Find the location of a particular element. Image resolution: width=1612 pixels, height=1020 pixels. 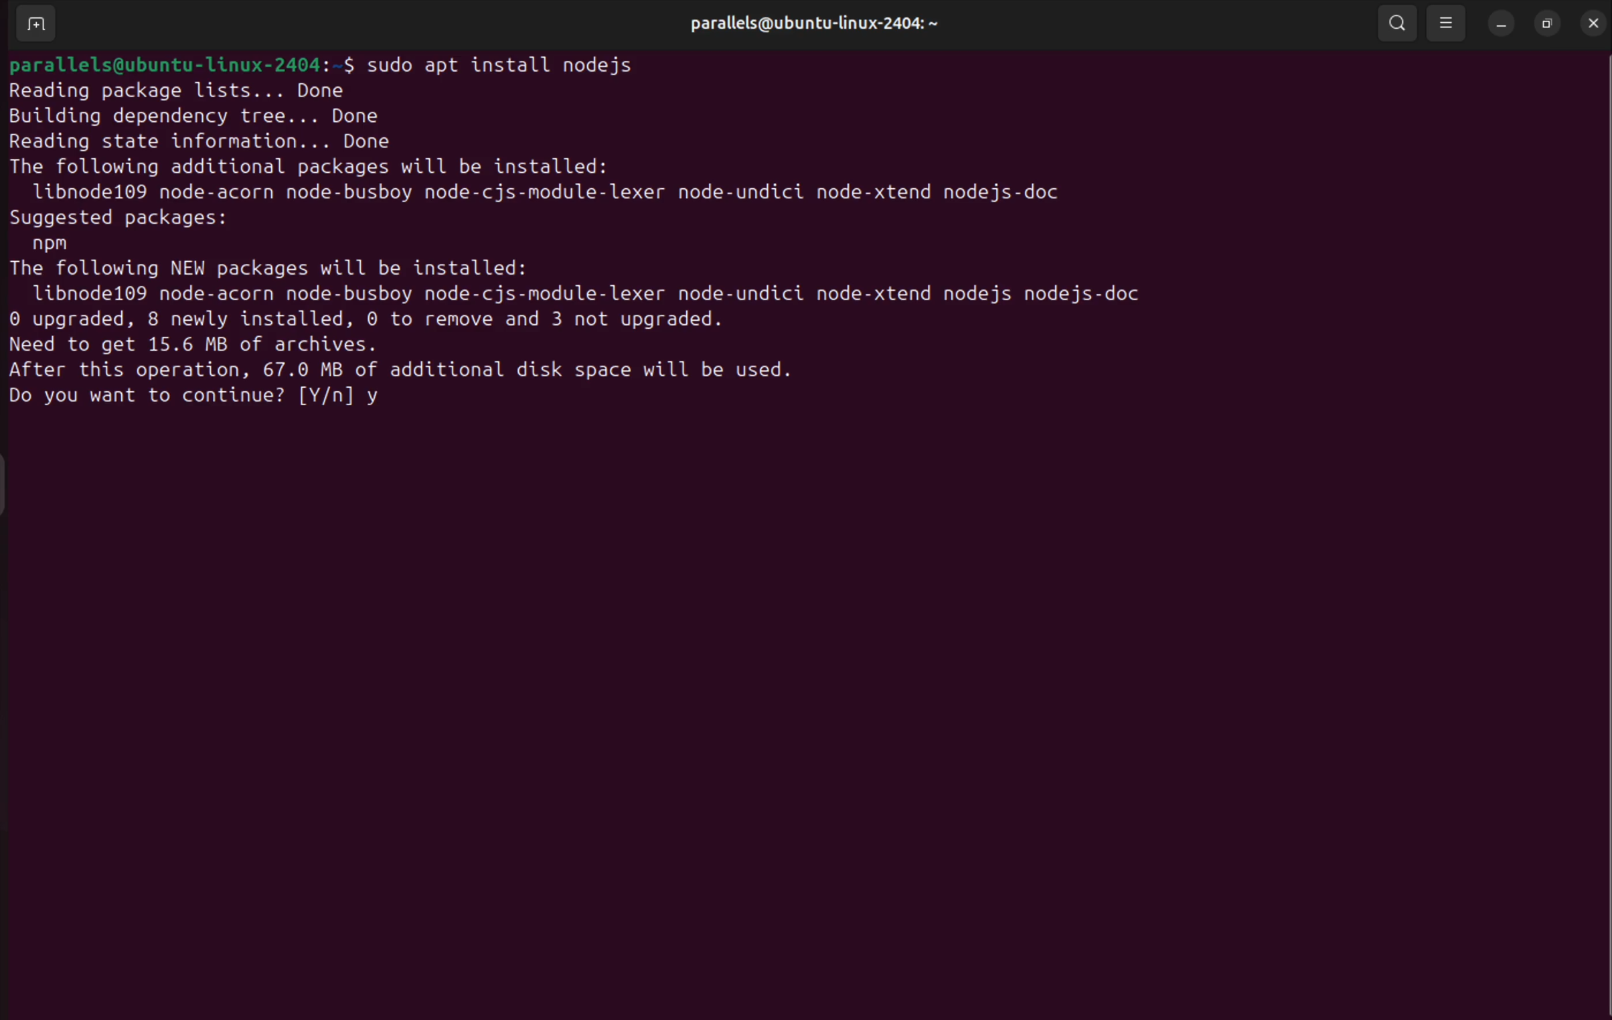

Scroll bar is located at coordinates (1602, 523).